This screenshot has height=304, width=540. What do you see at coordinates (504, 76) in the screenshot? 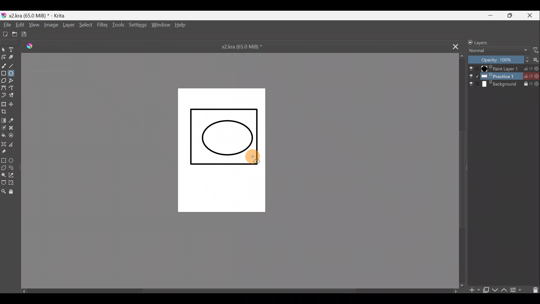
I see `Practice 1` at bounding box center [504, 76].